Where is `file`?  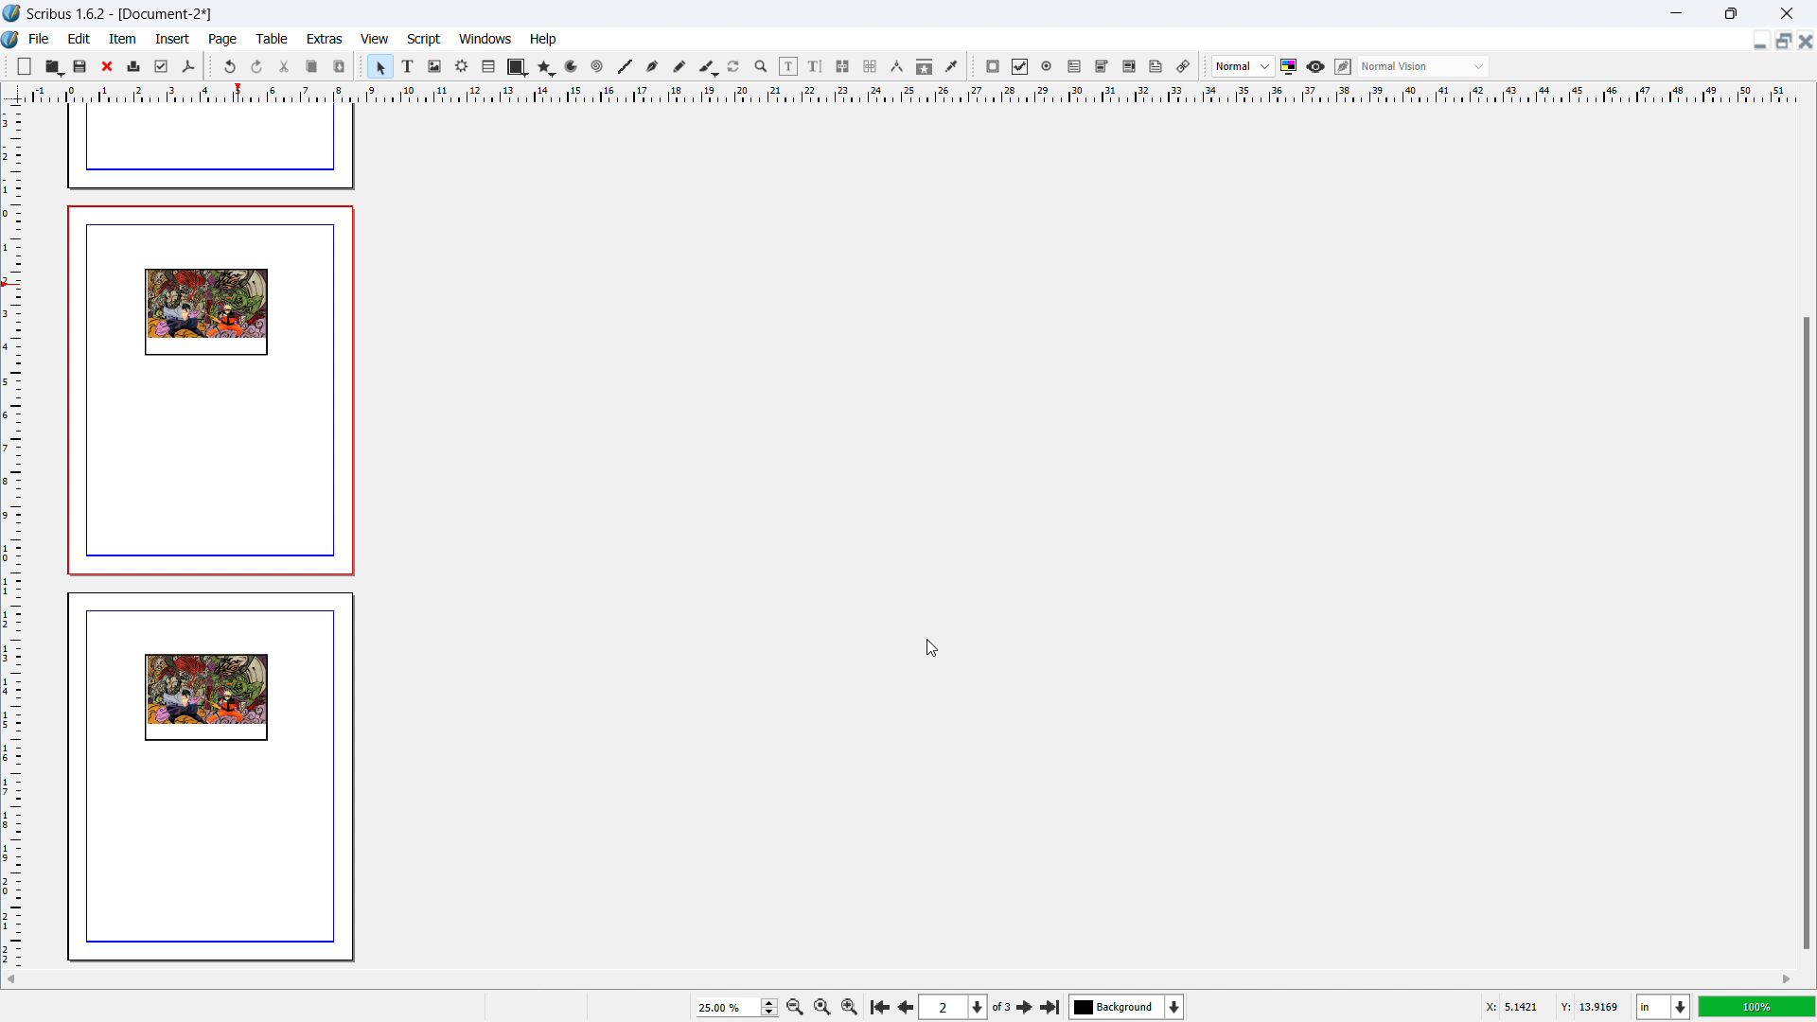
file is located at coordinates (38, 39).